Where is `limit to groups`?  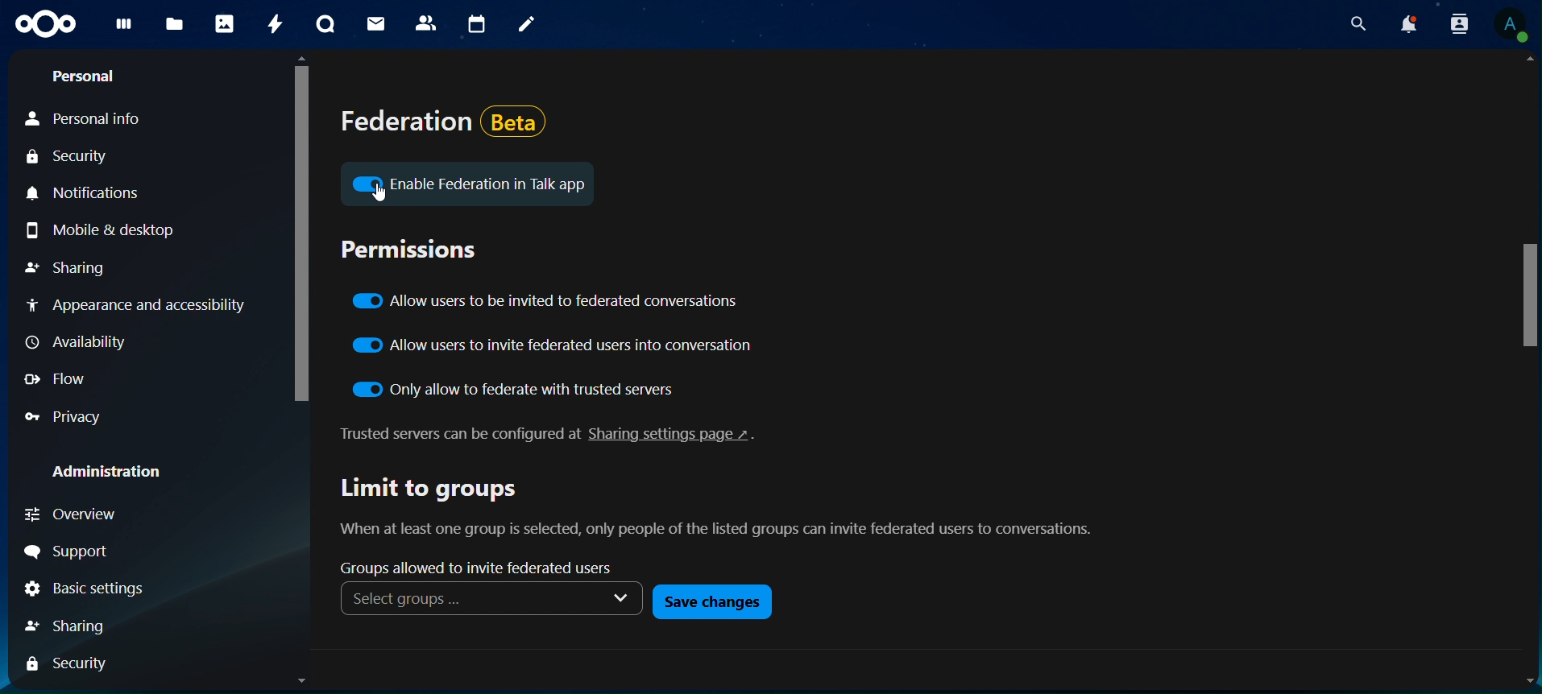
limit to groups is located at coordinates (441, 491).